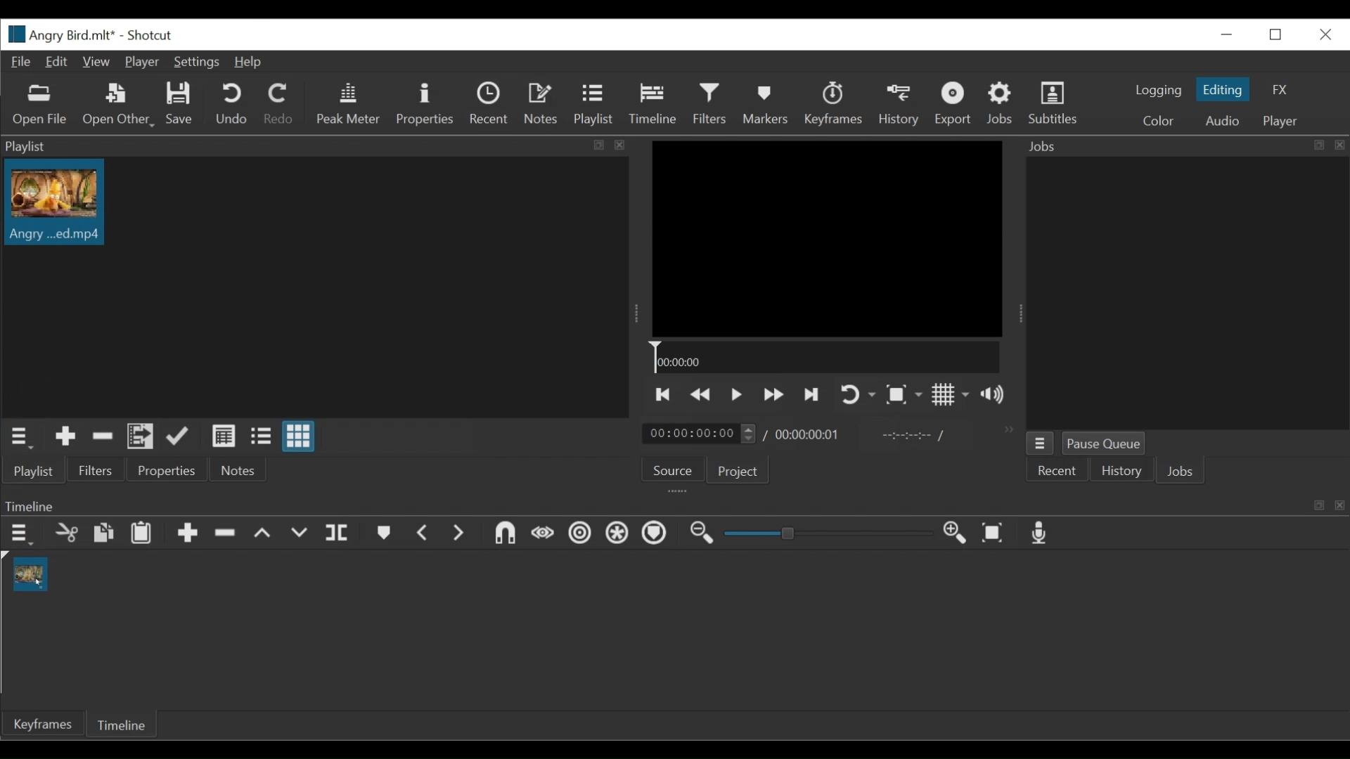 This screenshot has width=1350, height=759. Describe the element at coordinates (1181, 473) in the screenshot. I see `Jobs` at that location.